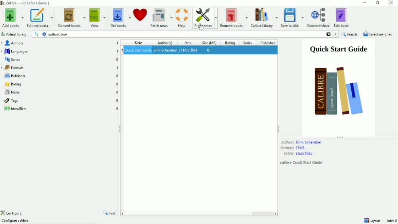  Describe the element at coordinates (60, 109) in the screenshot. I see `Identifiers` at that location.